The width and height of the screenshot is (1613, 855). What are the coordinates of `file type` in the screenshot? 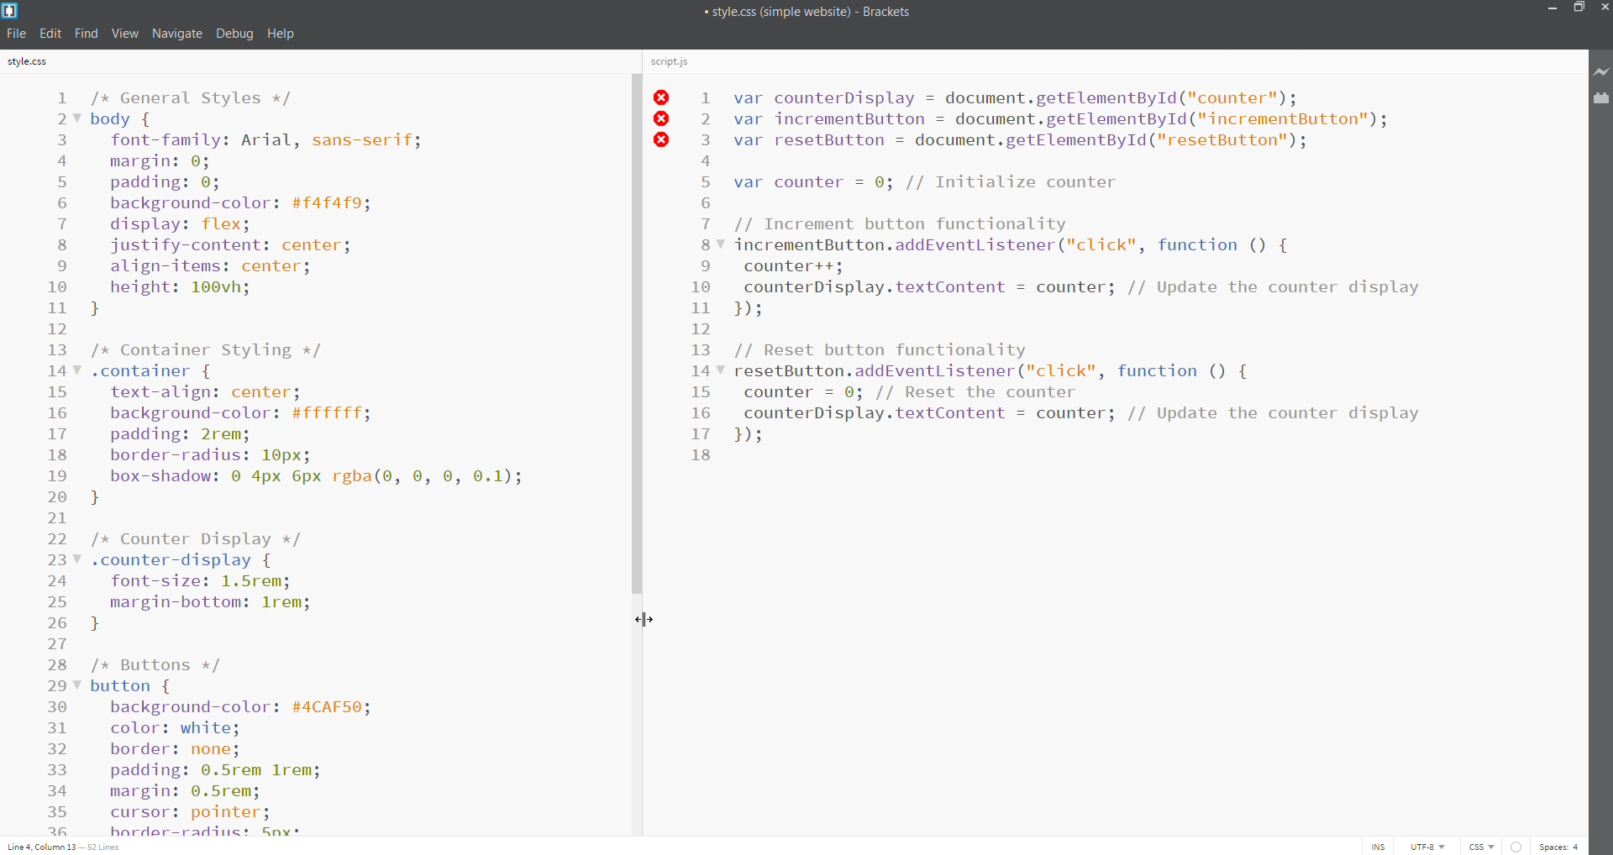 It's located at (1477, 845).